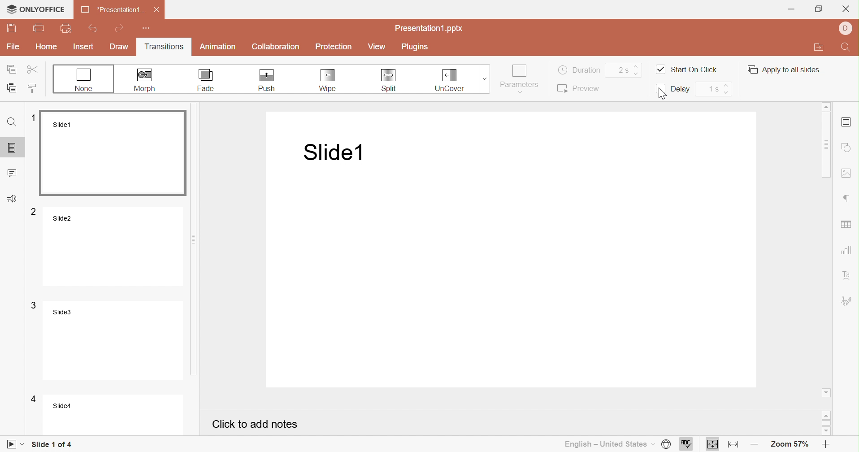 Image resolution: width=859 pixels, height=452 pixels. What do you see at coordinates (265, 79) in the screenshot?
I see `Push` at bounding box center [265, 79].